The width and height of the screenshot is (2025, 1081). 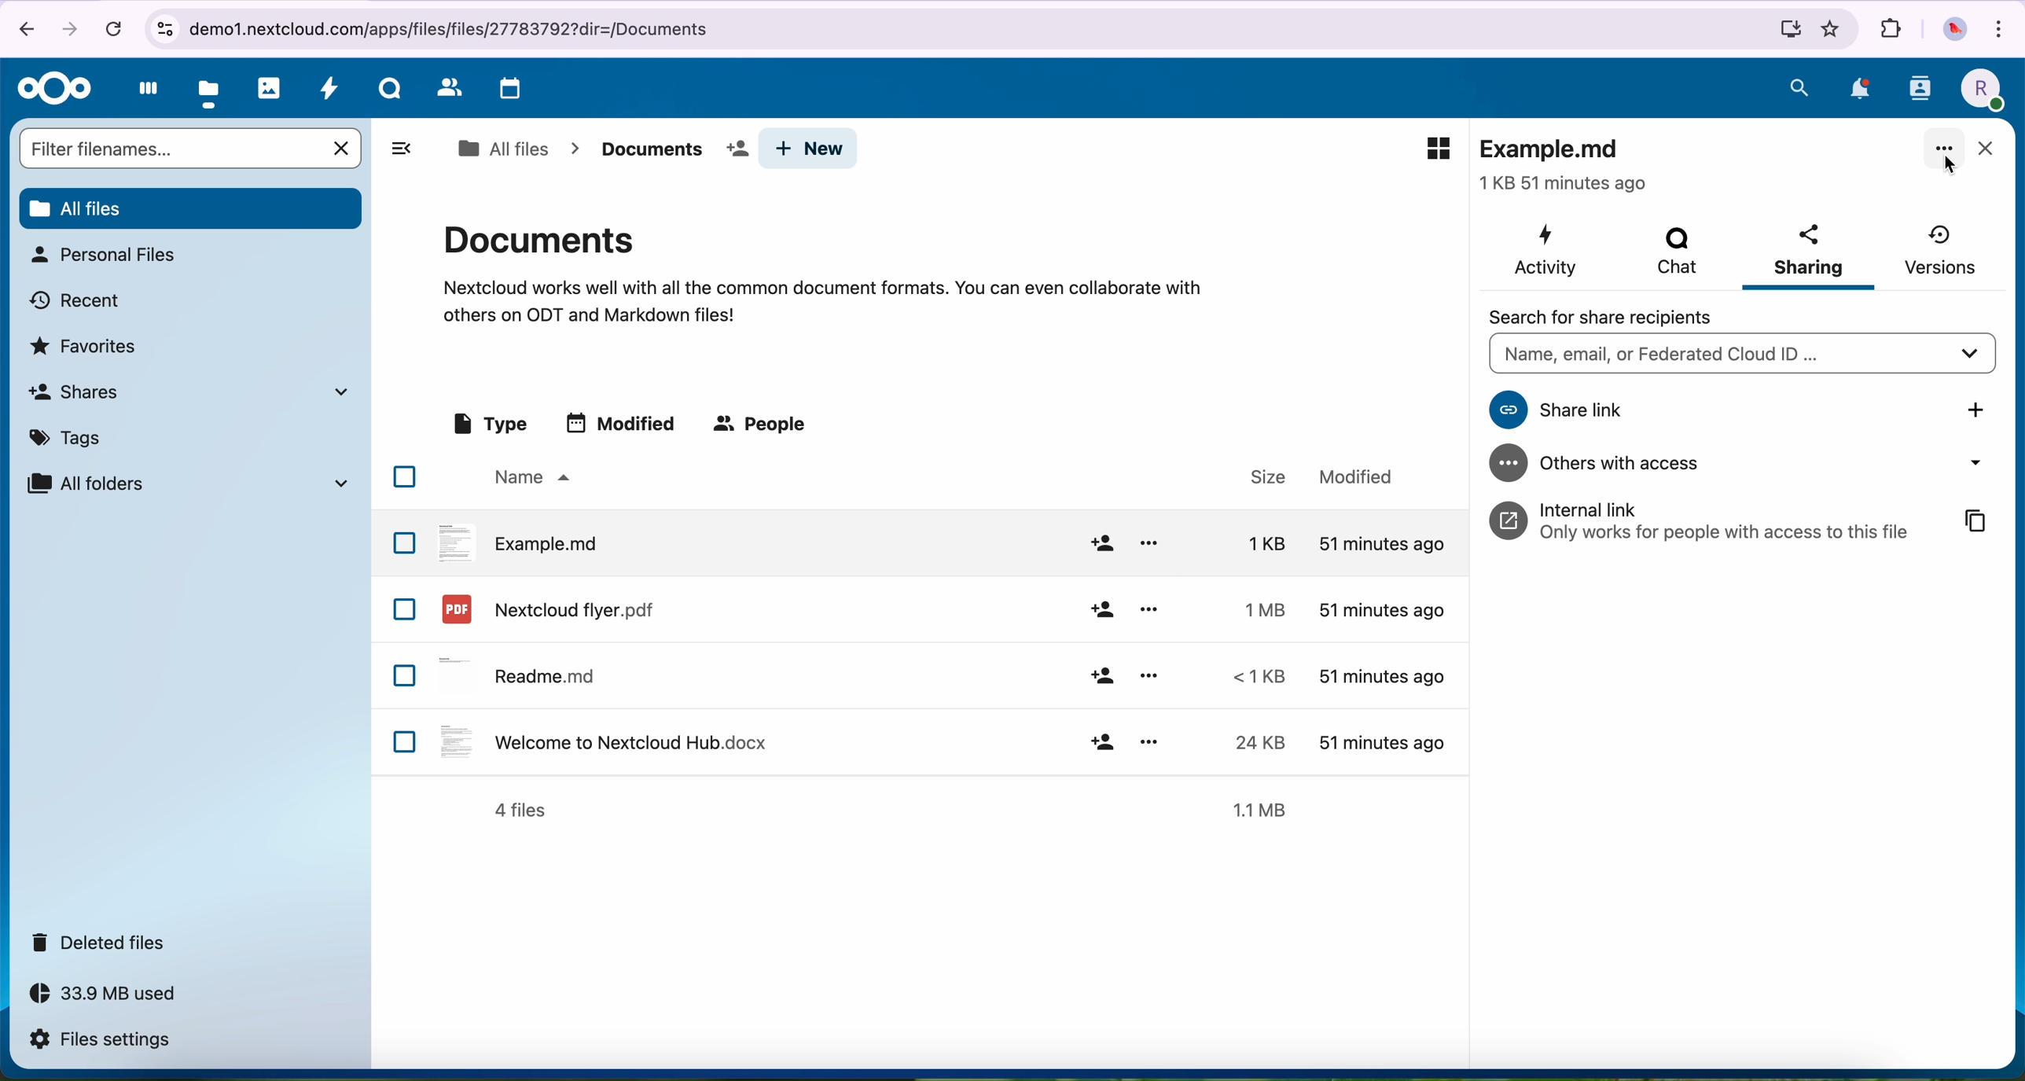 What do you see at coordinates (1695, 520) in the screenshot?
I see `internal link` at bounding box center [1695, 520].